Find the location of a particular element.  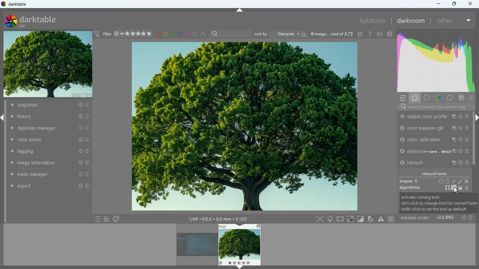

square is located at coordinates (351, 219).